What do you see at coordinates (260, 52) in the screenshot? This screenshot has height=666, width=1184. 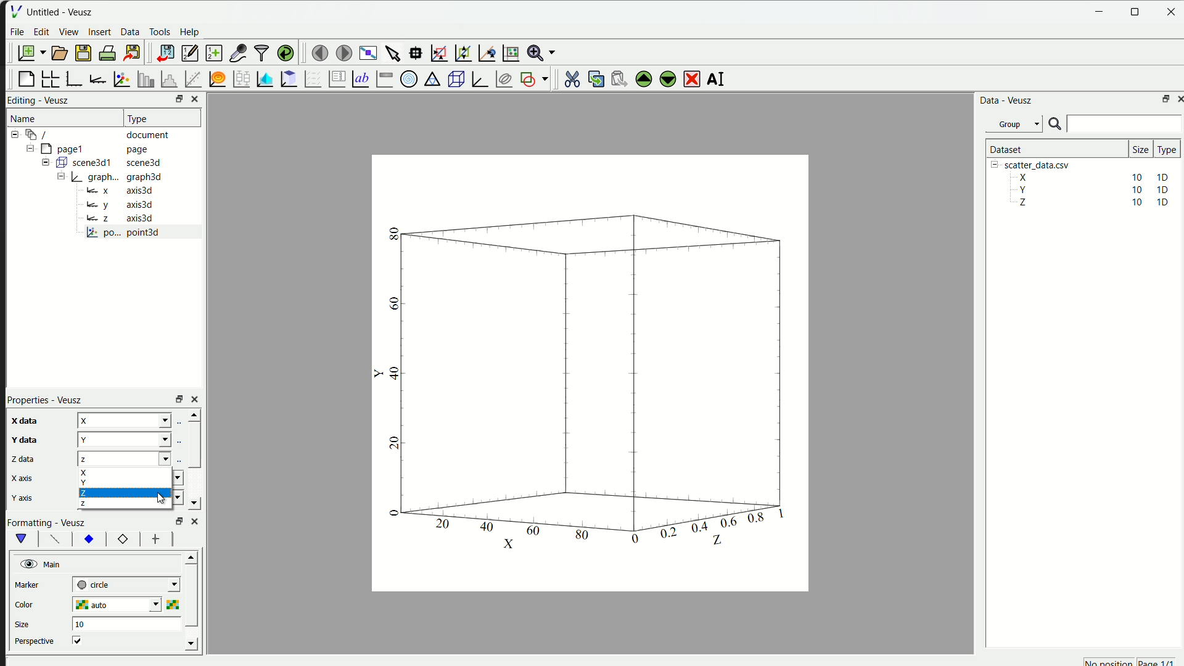 I see `filter data` at bounding box center [260, 52].